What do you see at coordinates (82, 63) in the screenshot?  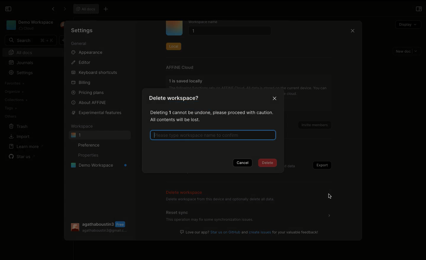 I see `Editor` at bounding box center [82, 63].